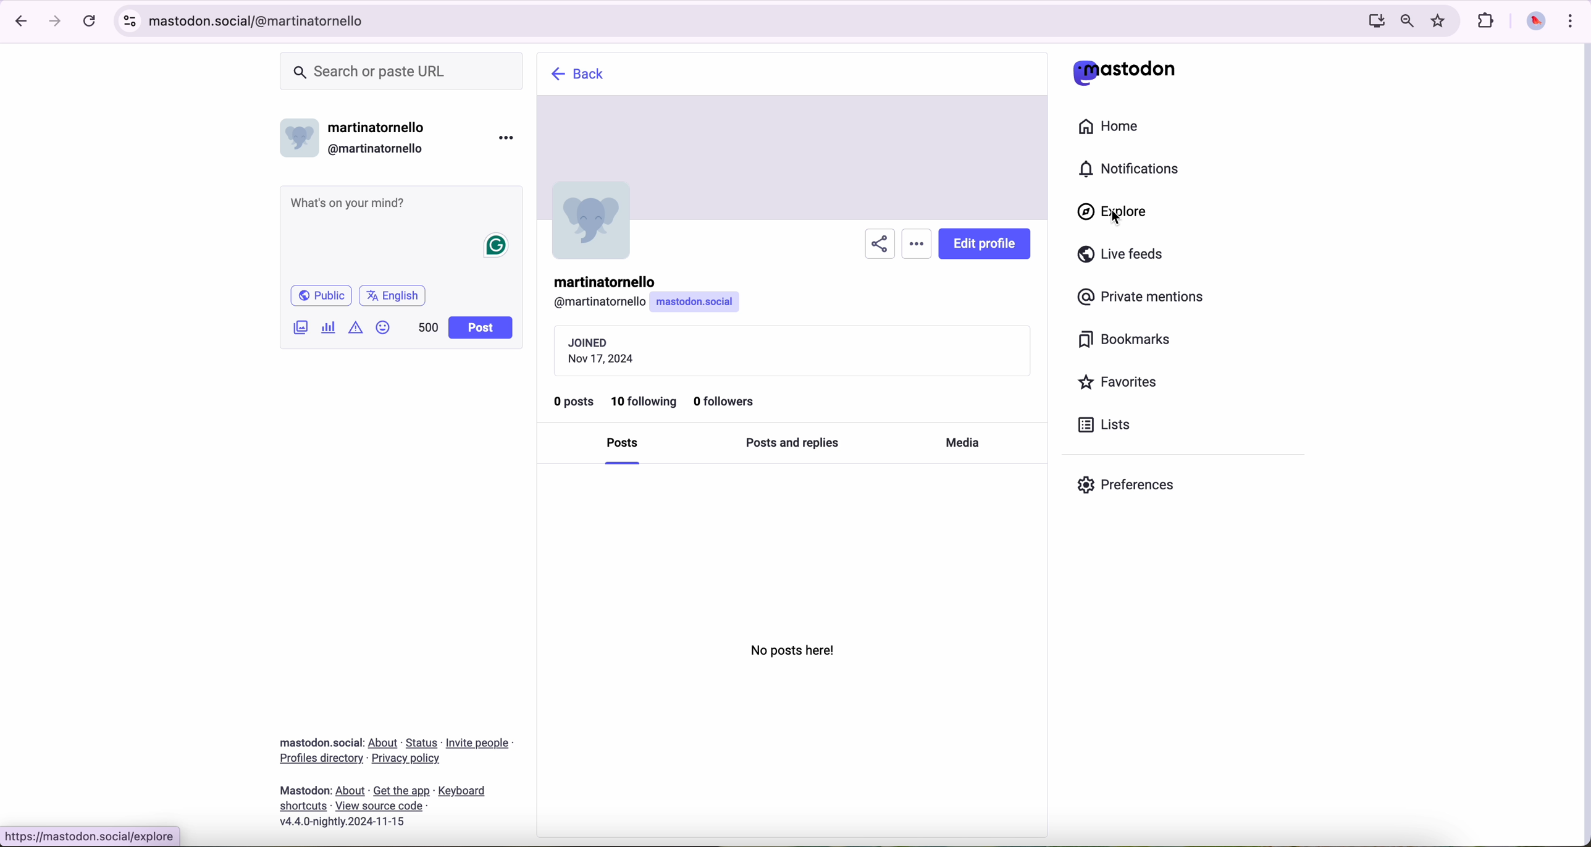  What do you see at coordinates (784, 136) in the screenshot?
I see `cover page` at bounding box center [784, 136].